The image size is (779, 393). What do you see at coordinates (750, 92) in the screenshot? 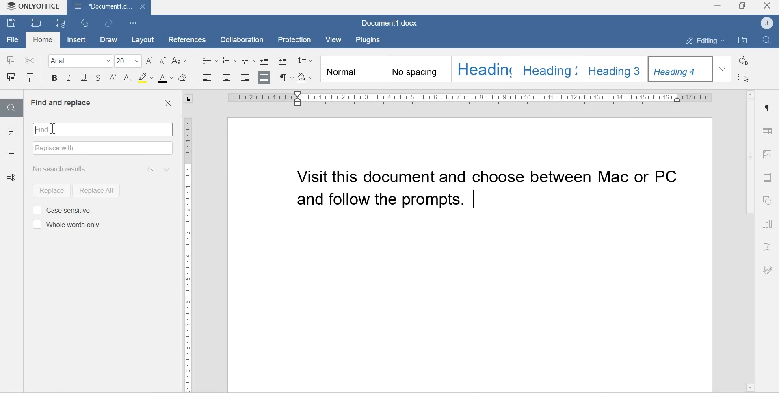
I see `Scroll up` at bounding box center [750, 92].